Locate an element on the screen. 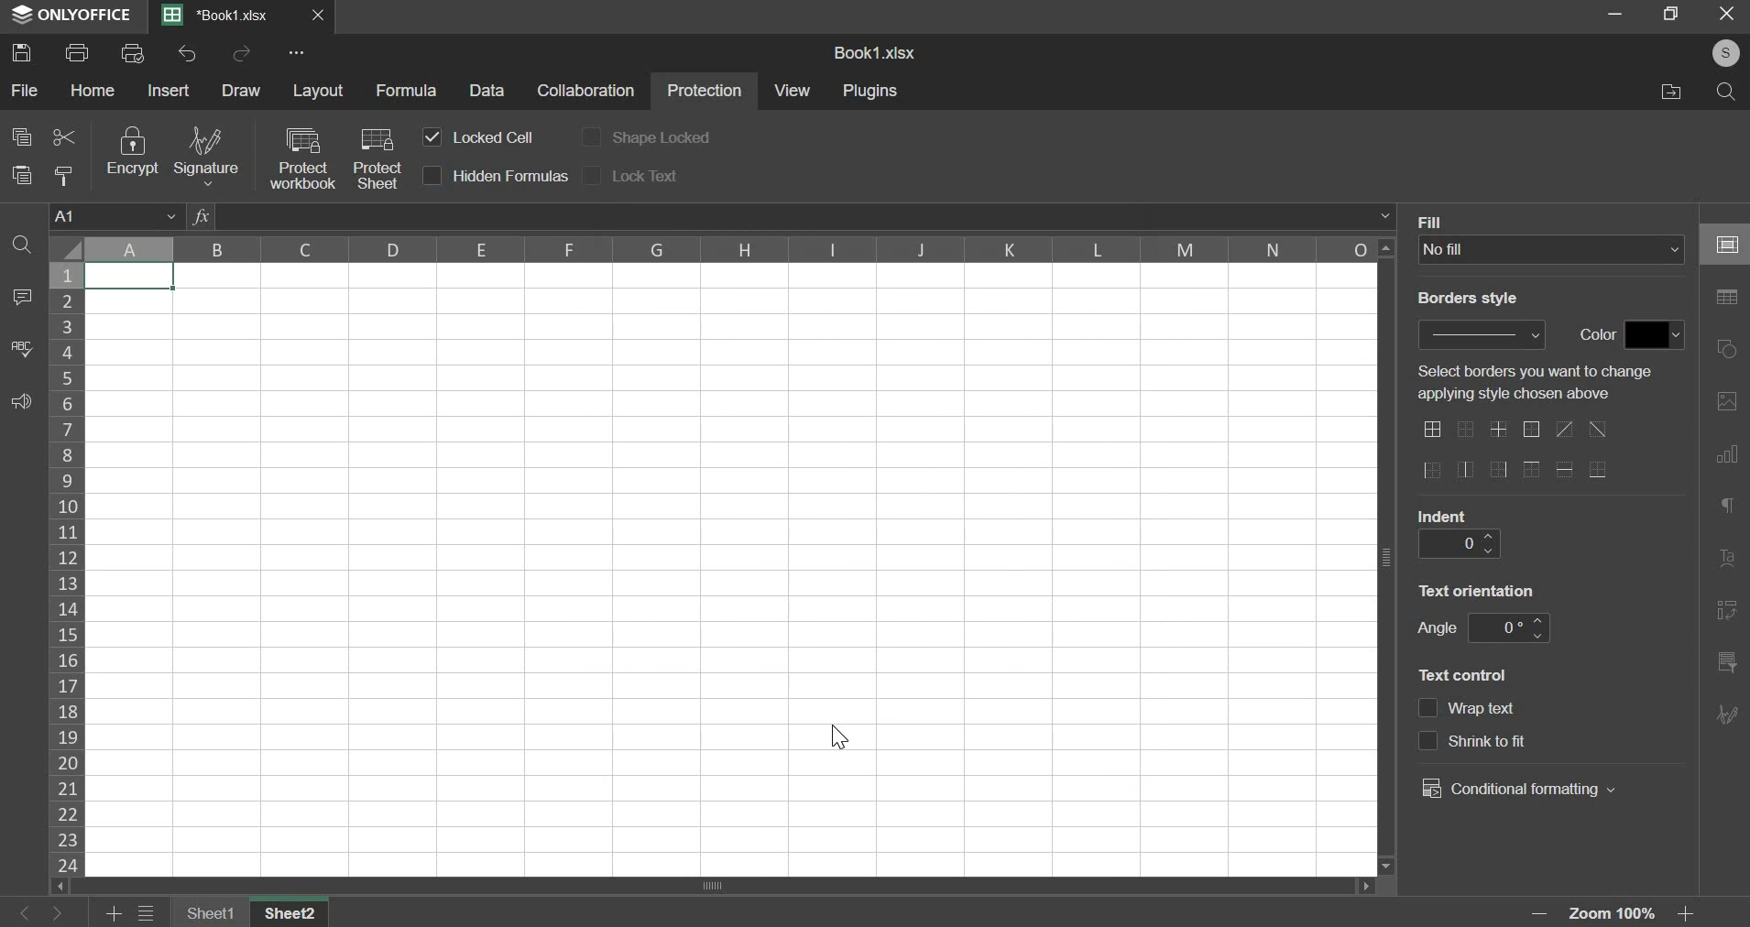 Image resolution: width=1750 pixels, height=927 pixels. hidden formulas is located at coordinates (511, 176).